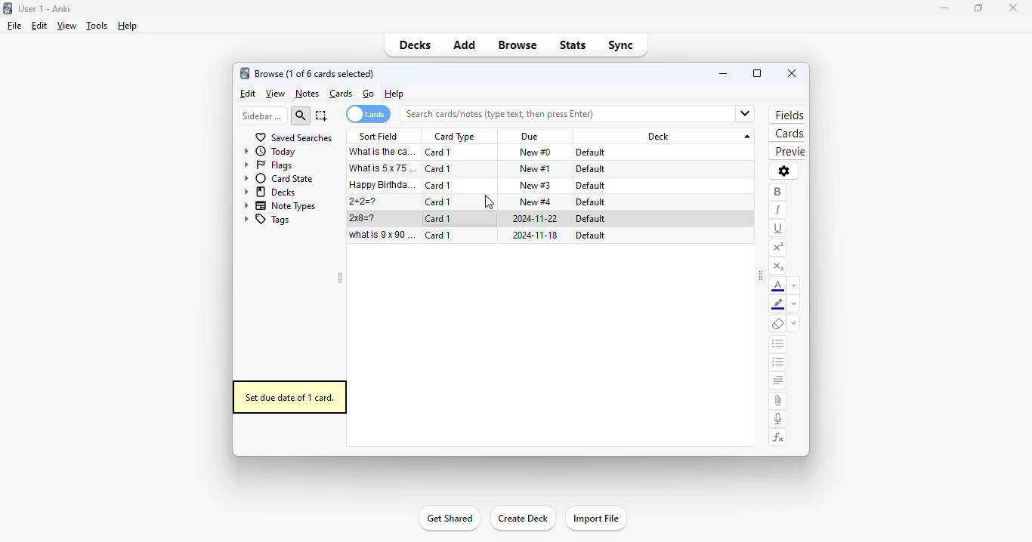 This screenshot has width=1032, height=542. What do you see at coordinates (464, 46) in the screenshot?
I see `add` at bounding box center [464, 46].